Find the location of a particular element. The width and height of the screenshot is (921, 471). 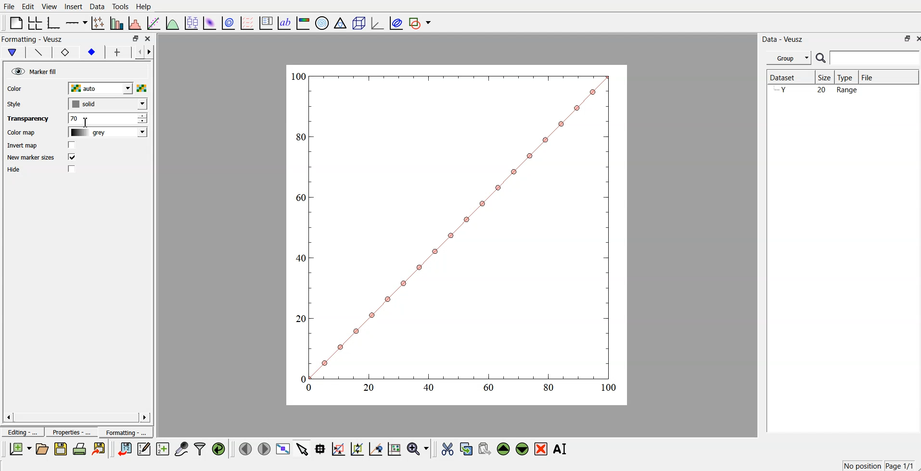

Properties is located at coordinates (68, 432).